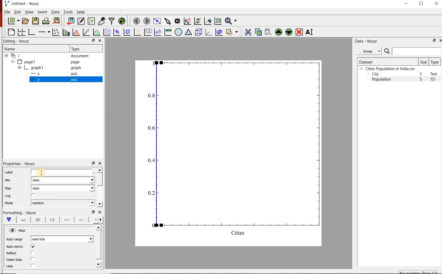 The image size is (442, 274). What do you see at coordinates (23, 220) in the screenshot?
I see `Axis line` at bounding box center [23, 220].